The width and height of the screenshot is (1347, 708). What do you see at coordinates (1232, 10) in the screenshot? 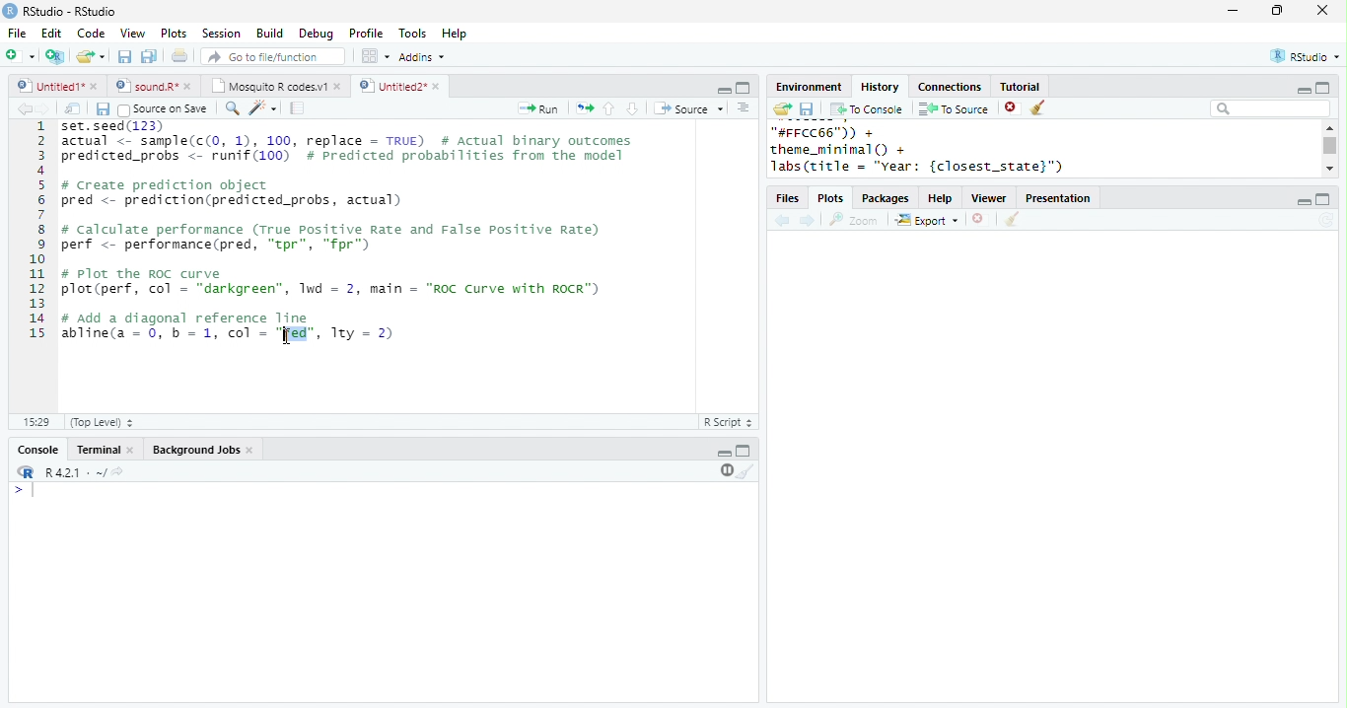
I see `minimize` at bounding box center [1232, 10].